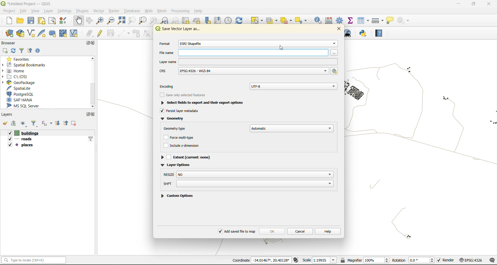 The height and width of the screenshot is (265, 497). I want to click on statistical summary, so click(351, 20).